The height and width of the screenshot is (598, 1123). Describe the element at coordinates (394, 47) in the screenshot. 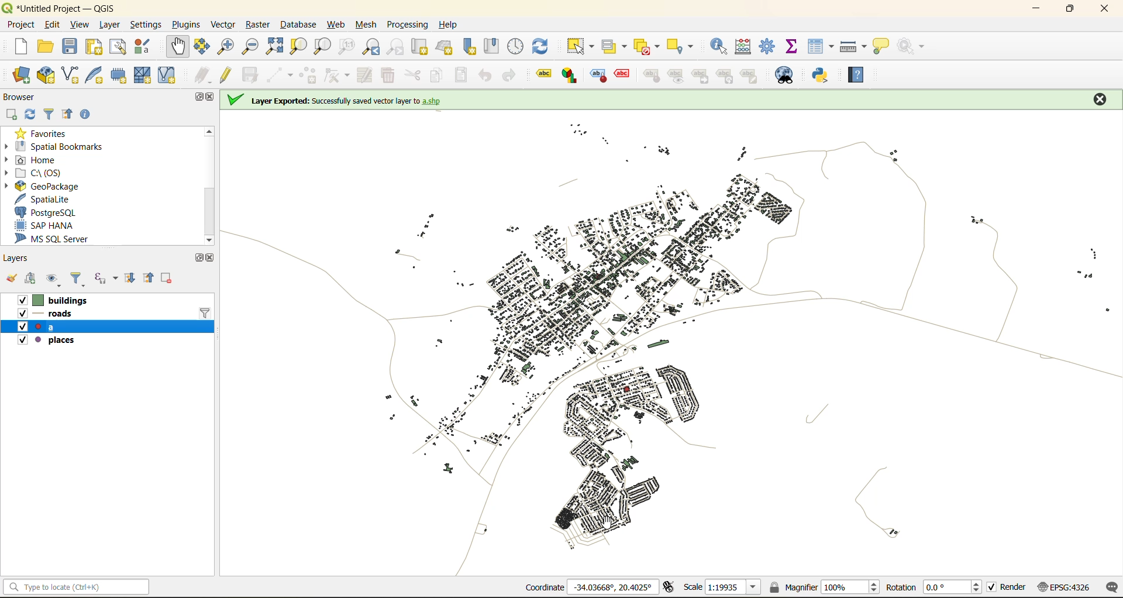

I see `zoom next` at that location.